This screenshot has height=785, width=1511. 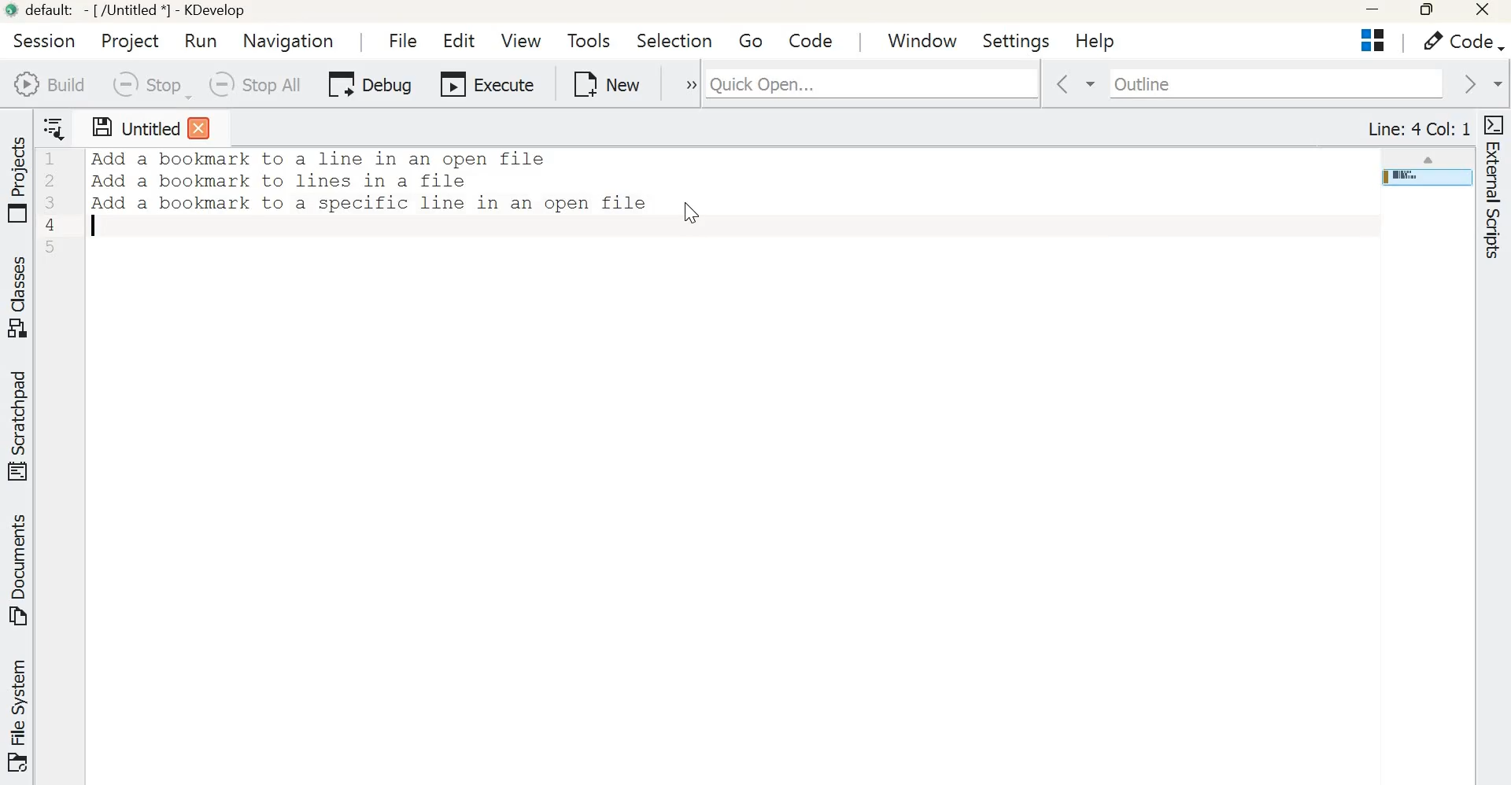 What do you see at coordinates (17, 573) in the screenshot?
I see `Documents` at bounding box center [17, 573].